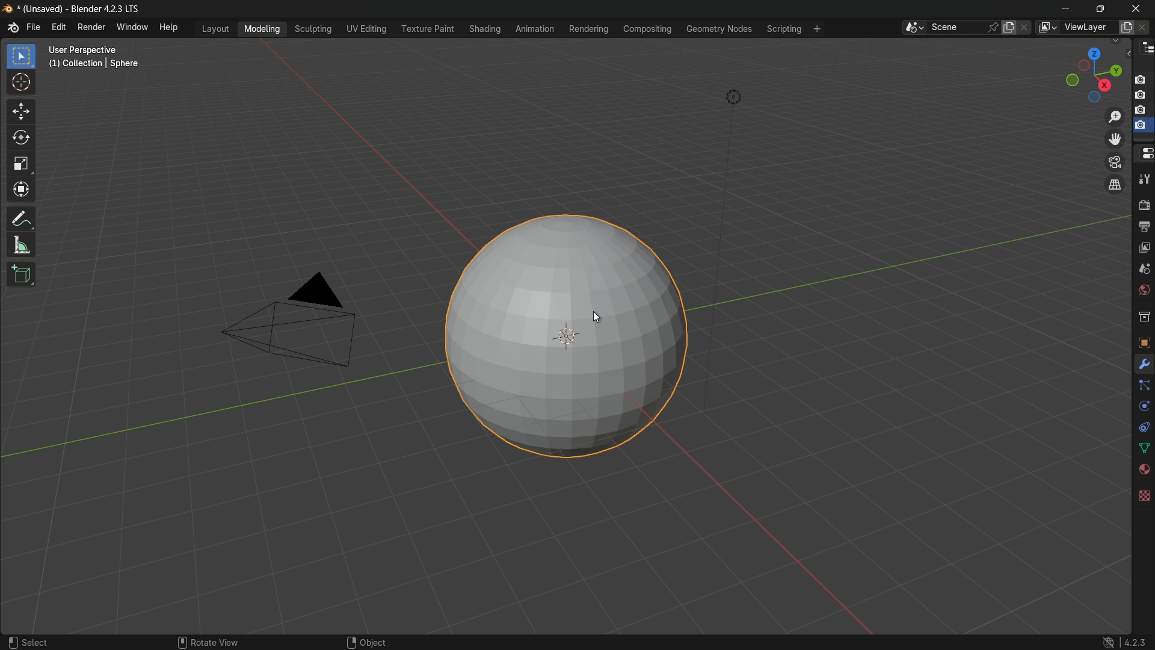 The width and height of the screenshot is (1155, 650). Describe the element at coordinates (34, 28) in the screenshot. I see `file menu` at that location.